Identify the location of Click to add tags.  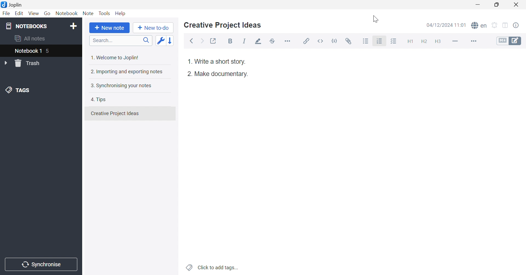
(211, 267).